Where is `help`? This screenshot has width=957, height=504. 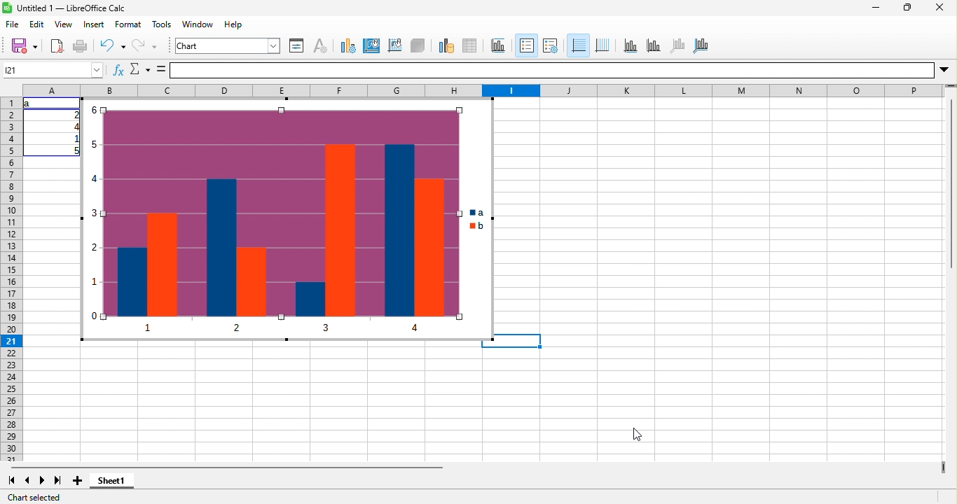
help is located at coordinates (233, 24).